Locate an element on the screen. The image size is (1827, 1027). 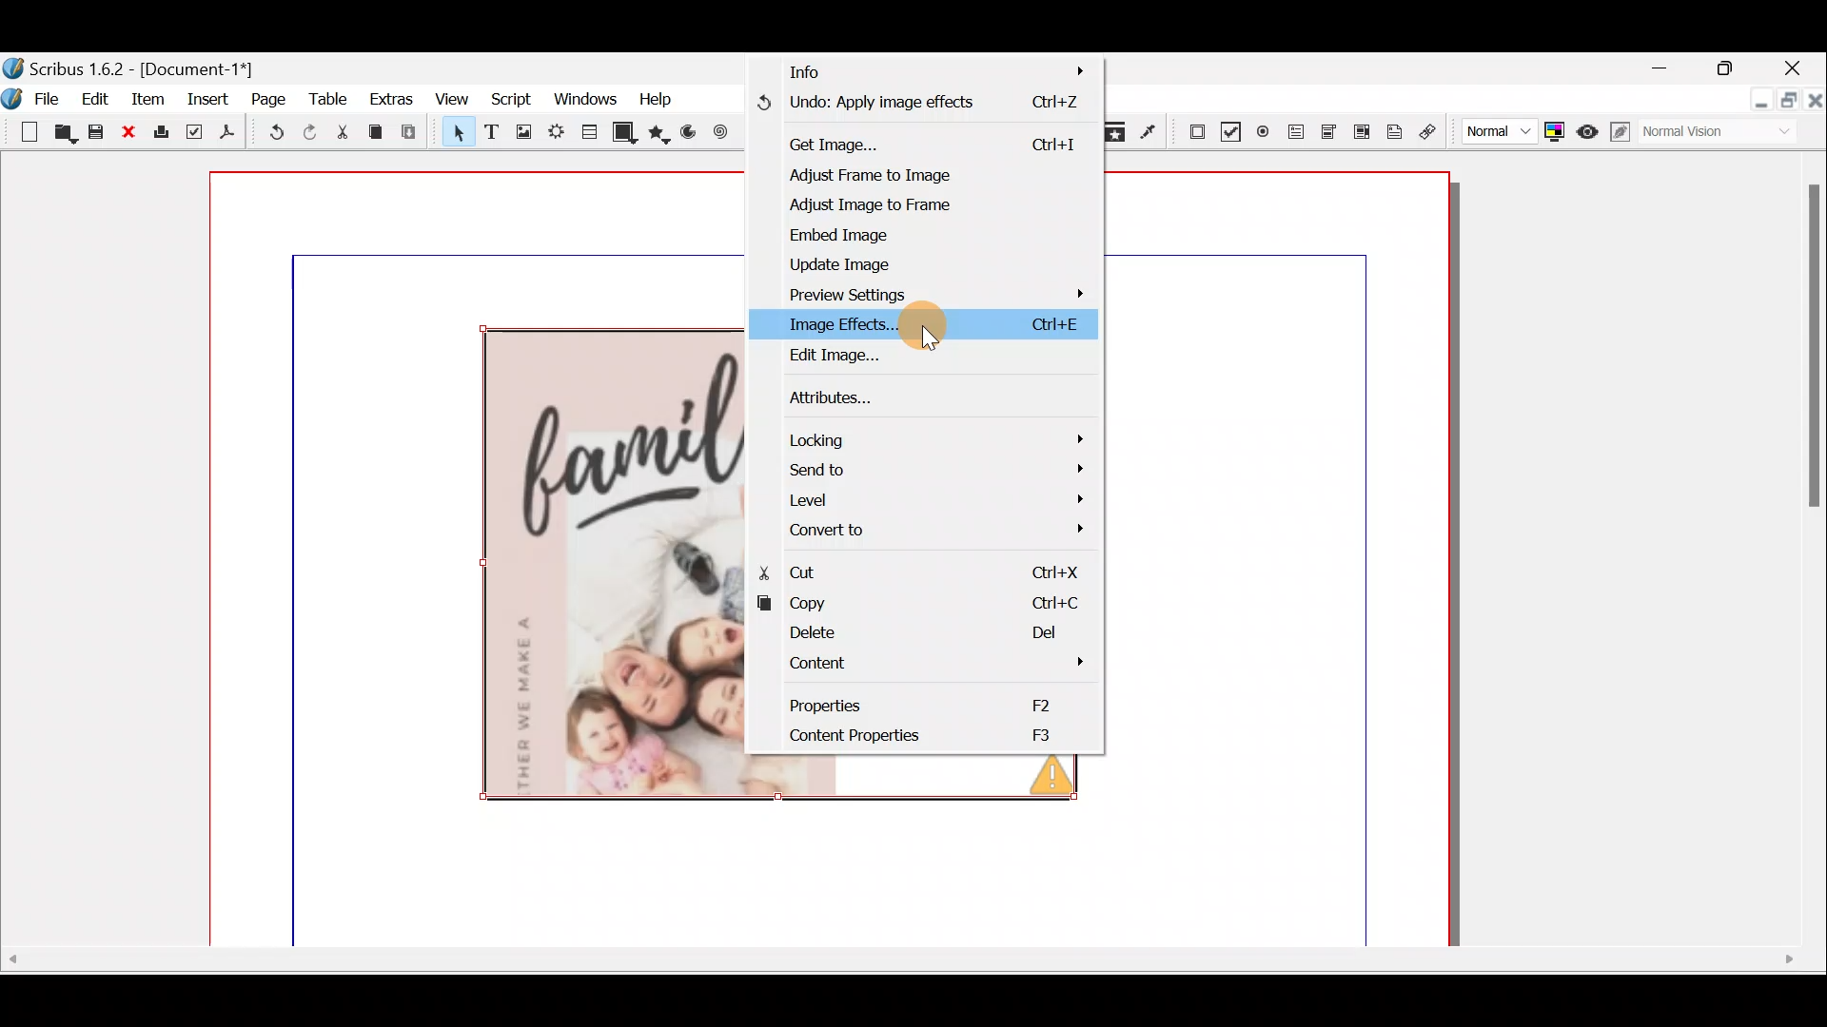
New is located at coordinates (22, 133).